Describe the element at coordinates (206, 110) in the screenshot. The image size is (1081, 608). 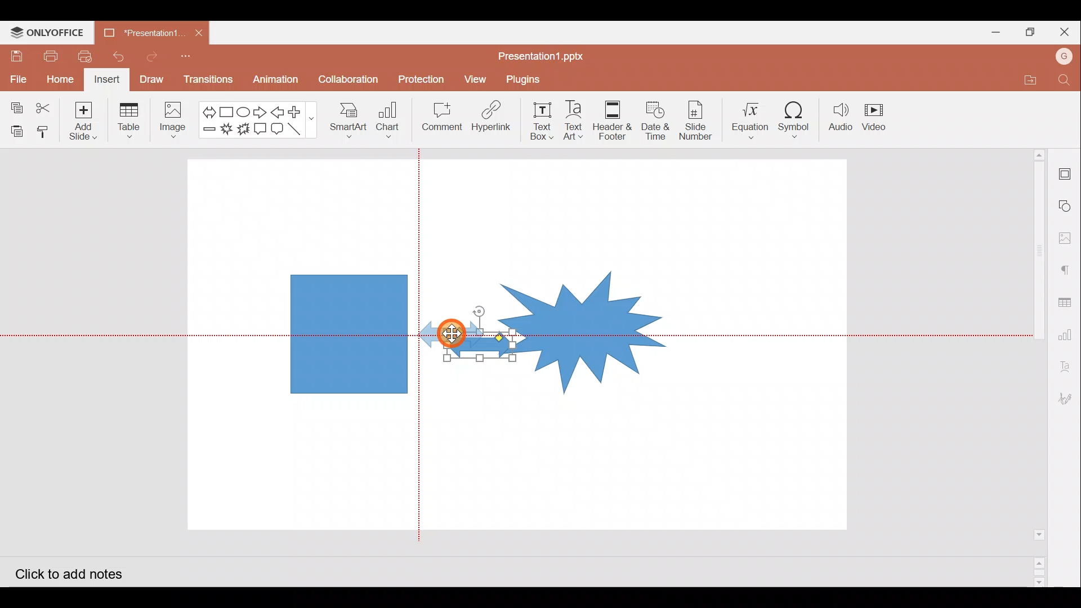
I see `Left right arrow` at that location.